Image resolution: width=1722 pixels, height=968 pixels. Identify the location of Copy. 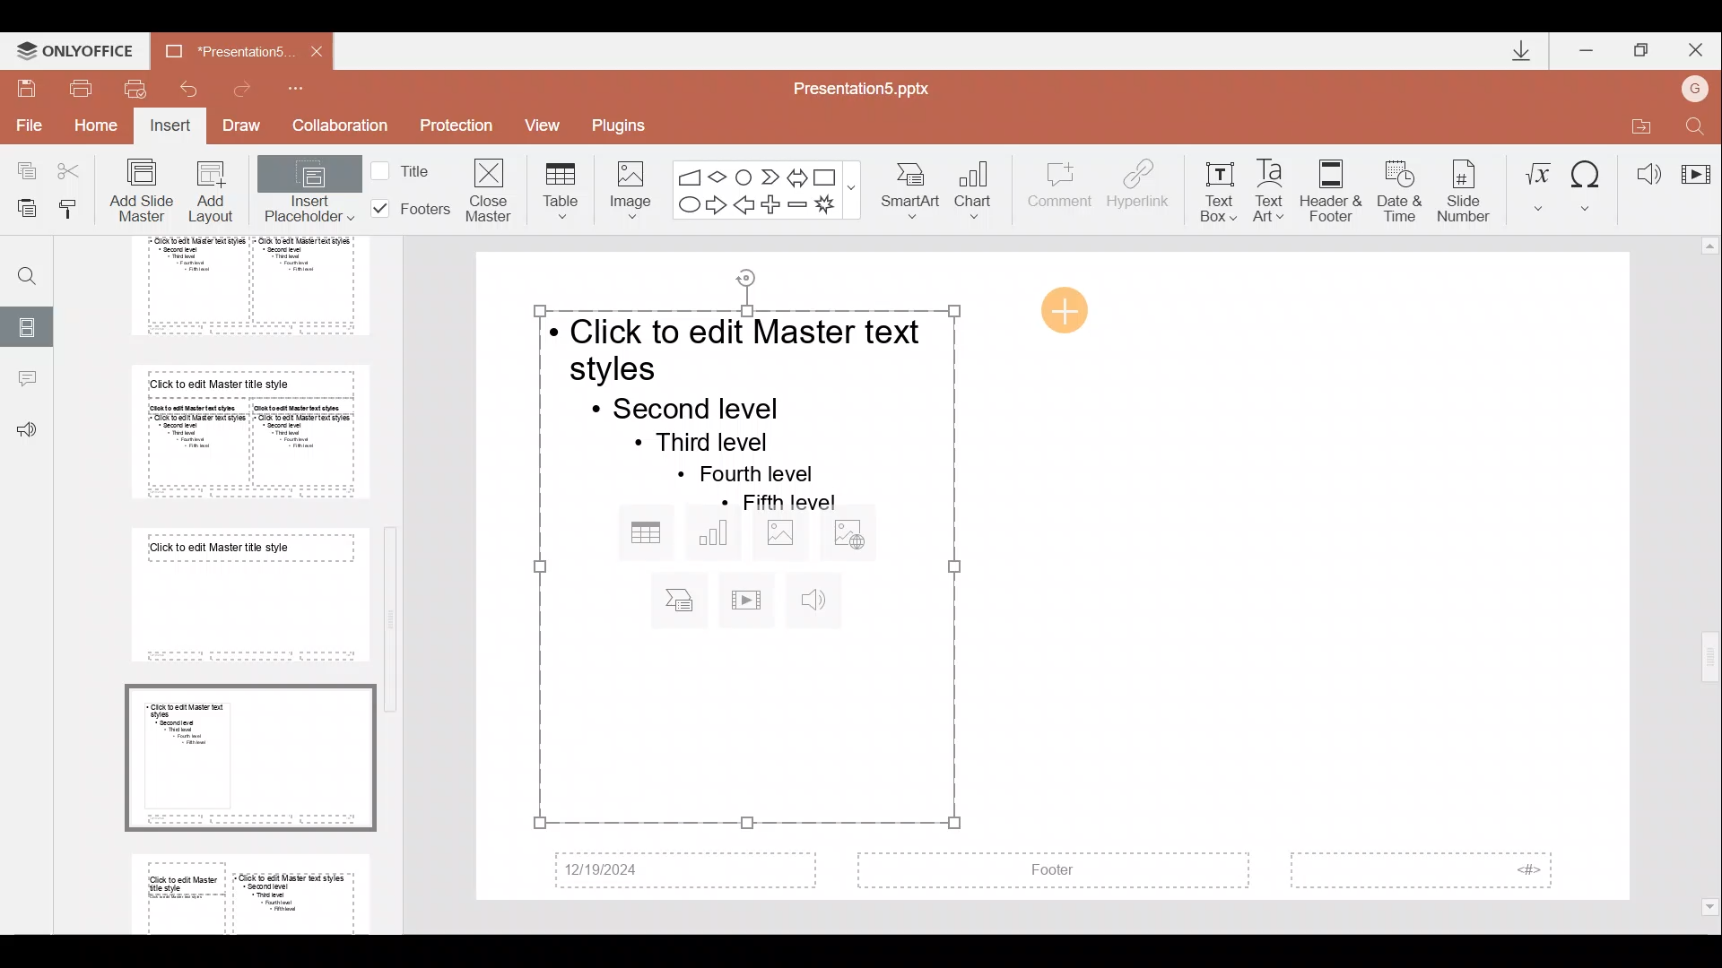
(20, 170).